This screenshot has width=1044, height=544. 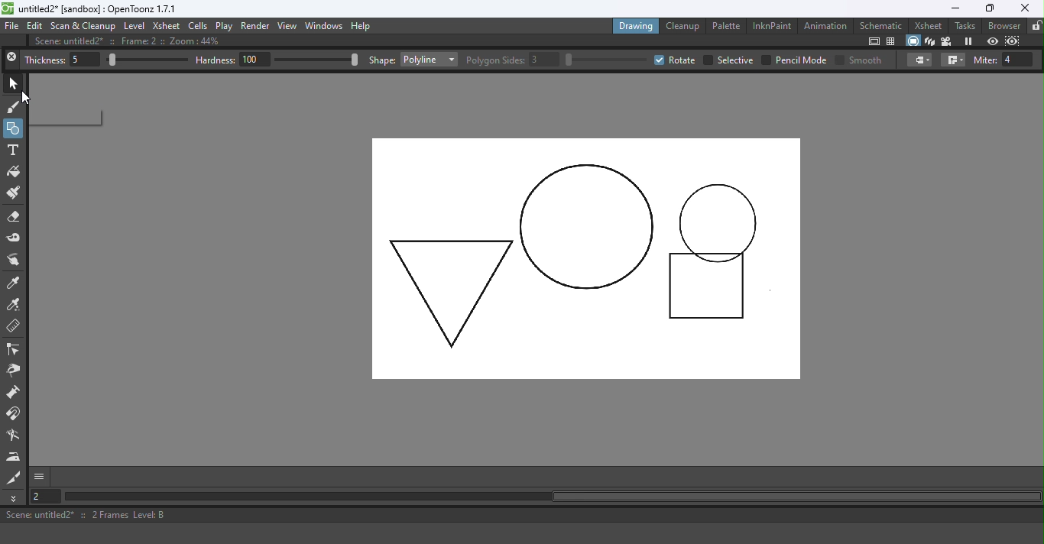 What do you see at coordinates (560, 497) in the screenshot?
I see `Horizontal scroll bar` at bounding box center [560, 497].